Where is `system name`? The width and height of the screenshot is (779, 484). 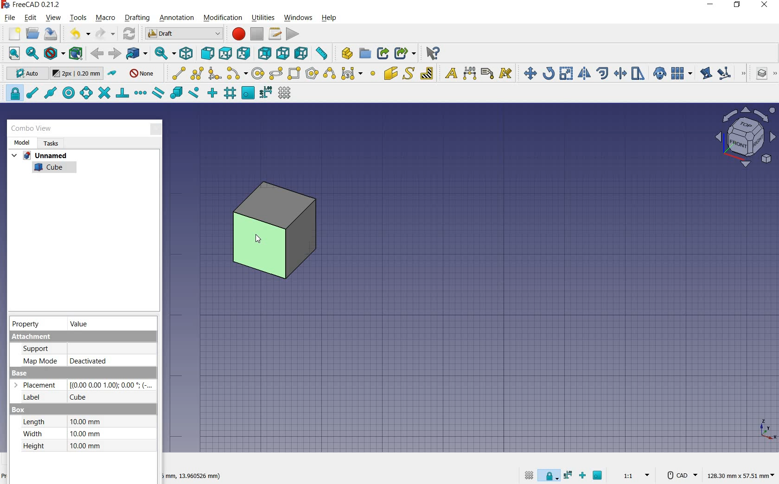 system name is located at coordinates (32, 5).